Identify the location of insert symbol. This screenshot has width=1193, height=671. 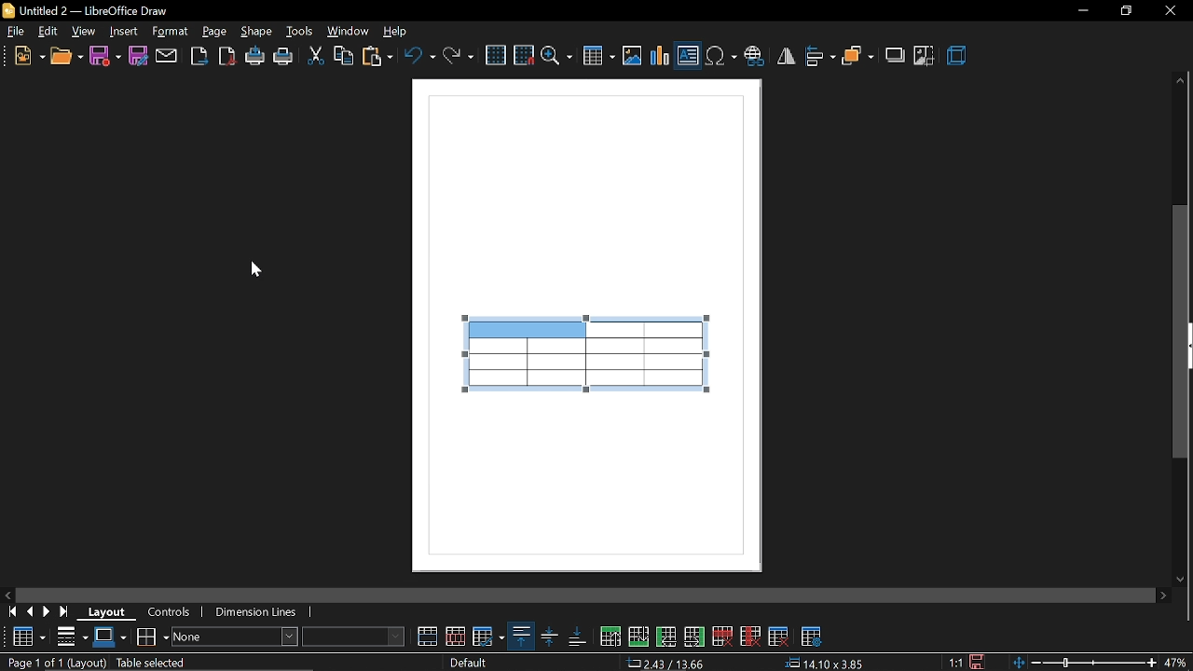
(720, 53).